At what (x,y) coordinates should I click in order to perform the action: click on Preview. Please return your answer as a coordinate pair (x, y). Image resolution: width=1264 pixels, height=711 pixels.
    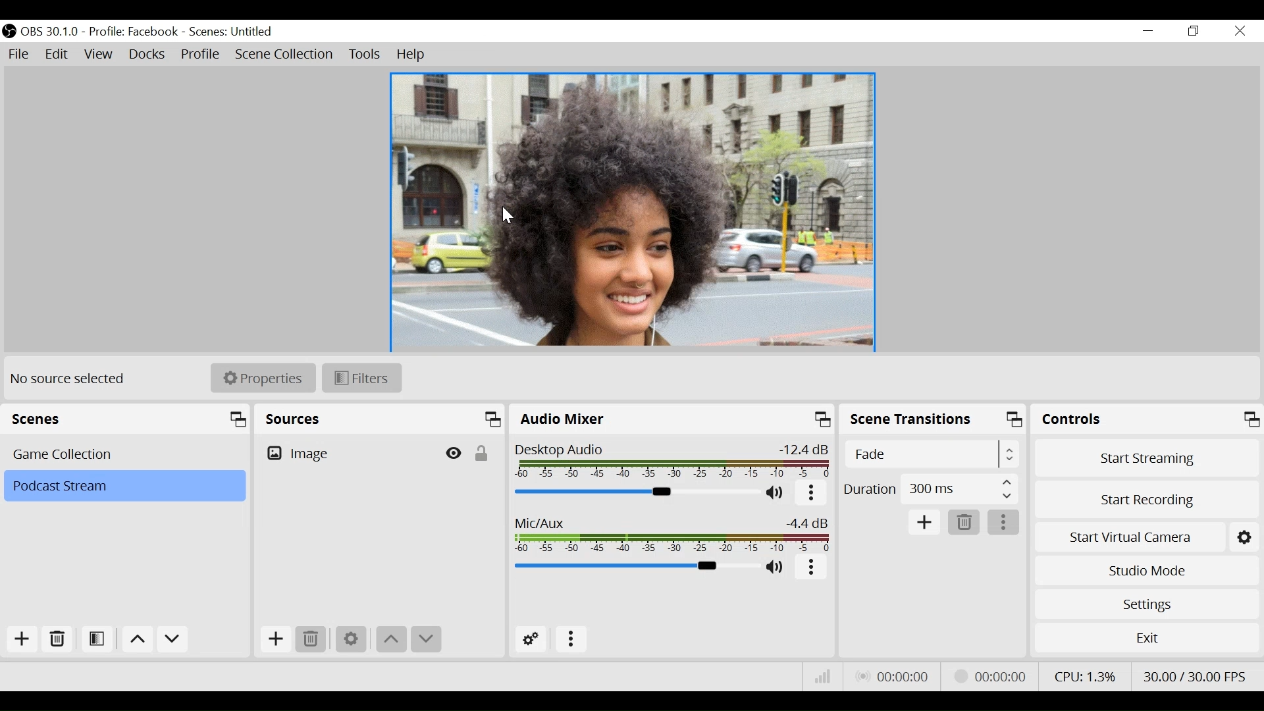
    Looking at the image, I should click on (633, 211).